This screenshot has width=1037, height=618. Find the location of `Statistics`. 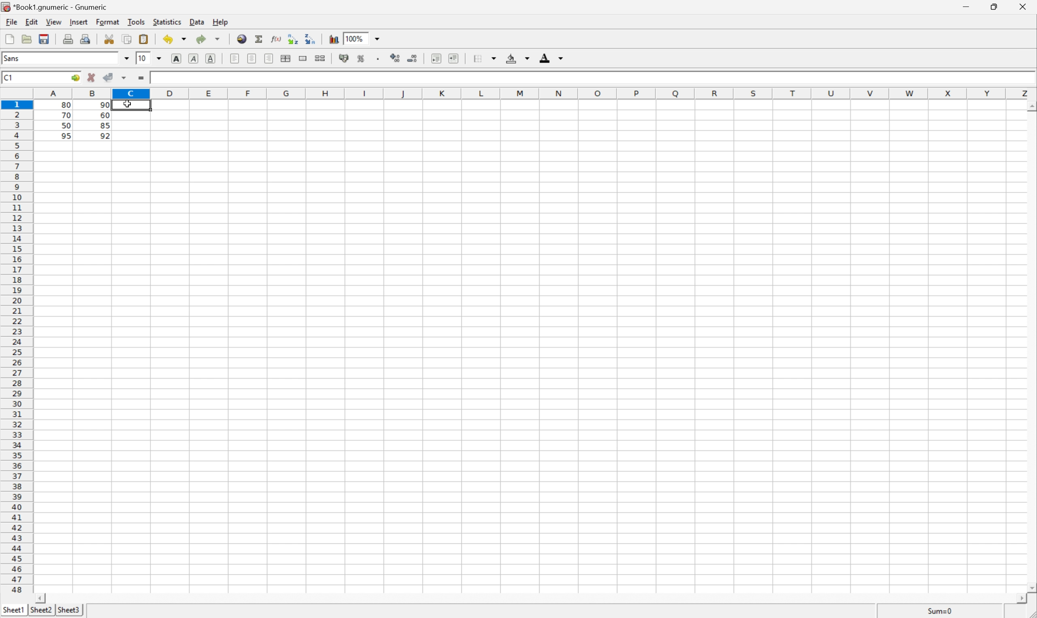

Statistics is located at coordinates (168, 22).